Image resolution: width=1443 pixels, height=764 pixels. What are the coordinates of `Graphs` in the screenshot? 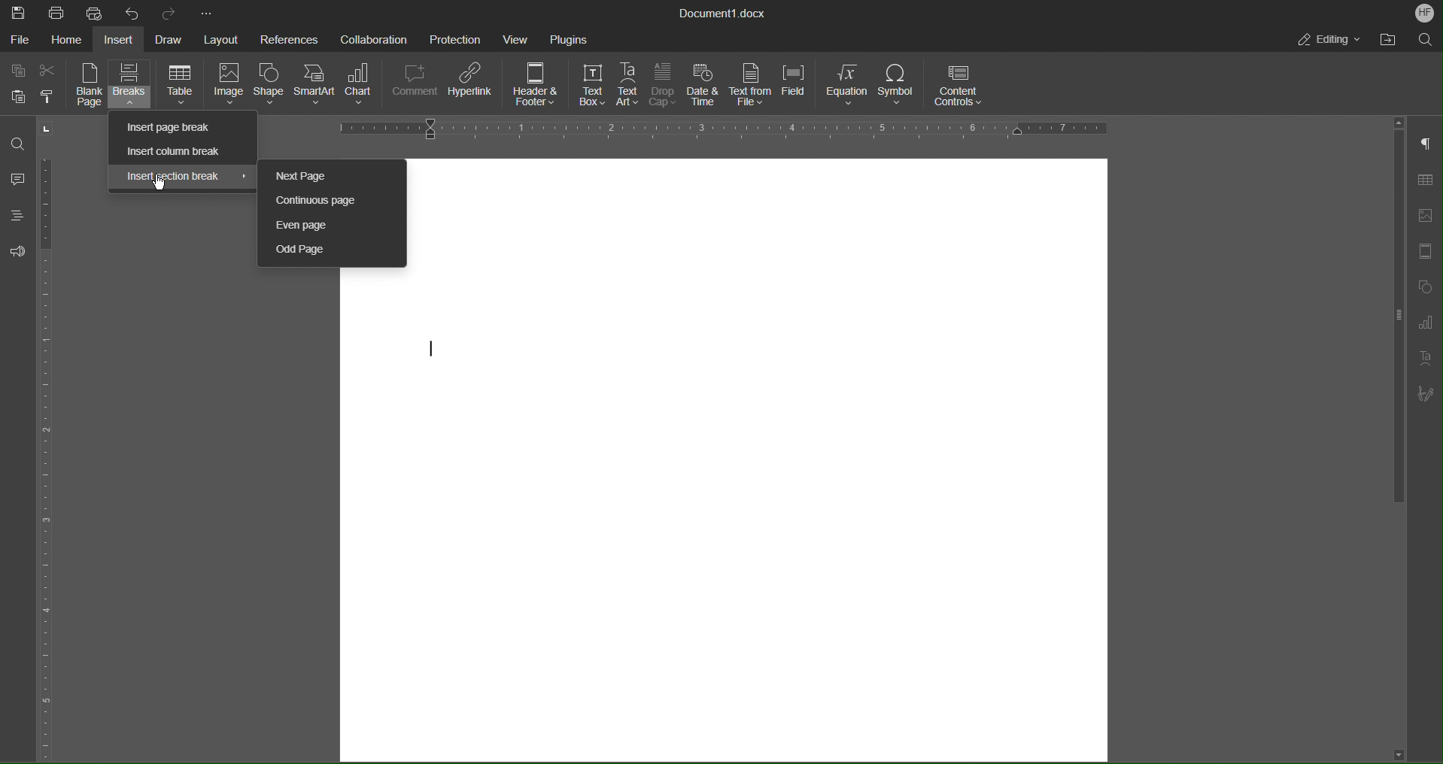 It's located at (1424, 323).